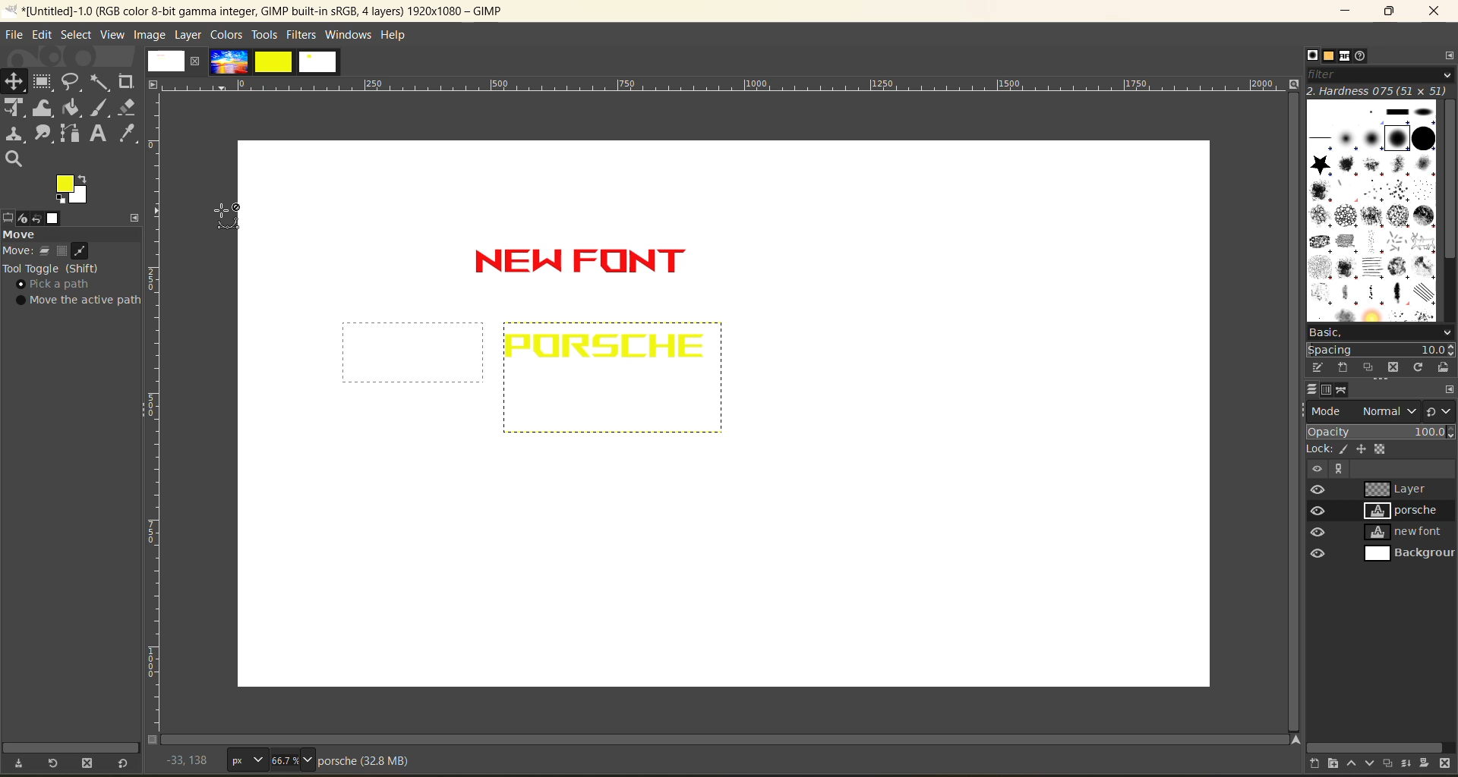  Describe the element at coordinates (392, 36) in the screenshot. I see `help` at that location.